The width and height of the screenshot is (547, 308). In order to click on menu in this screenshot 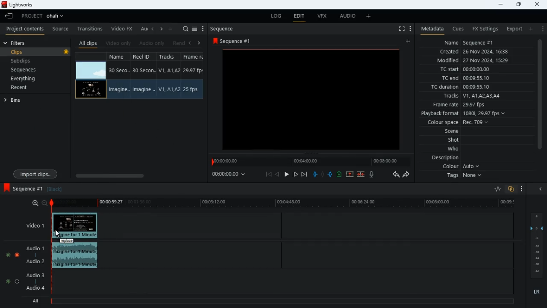, I will do `click(203, 29)`.